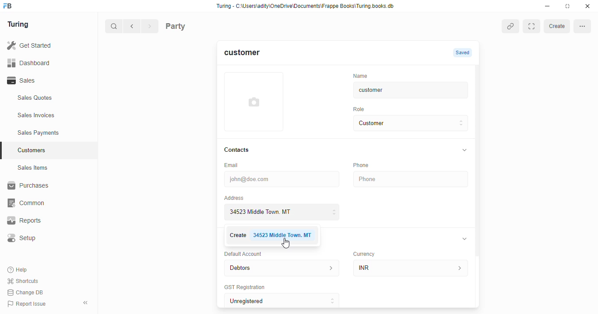 This screenshot has width=598, height=314. Describe the element at coordinates (51, 115) in the screenshot. I see `Sales Invoices` at that location.